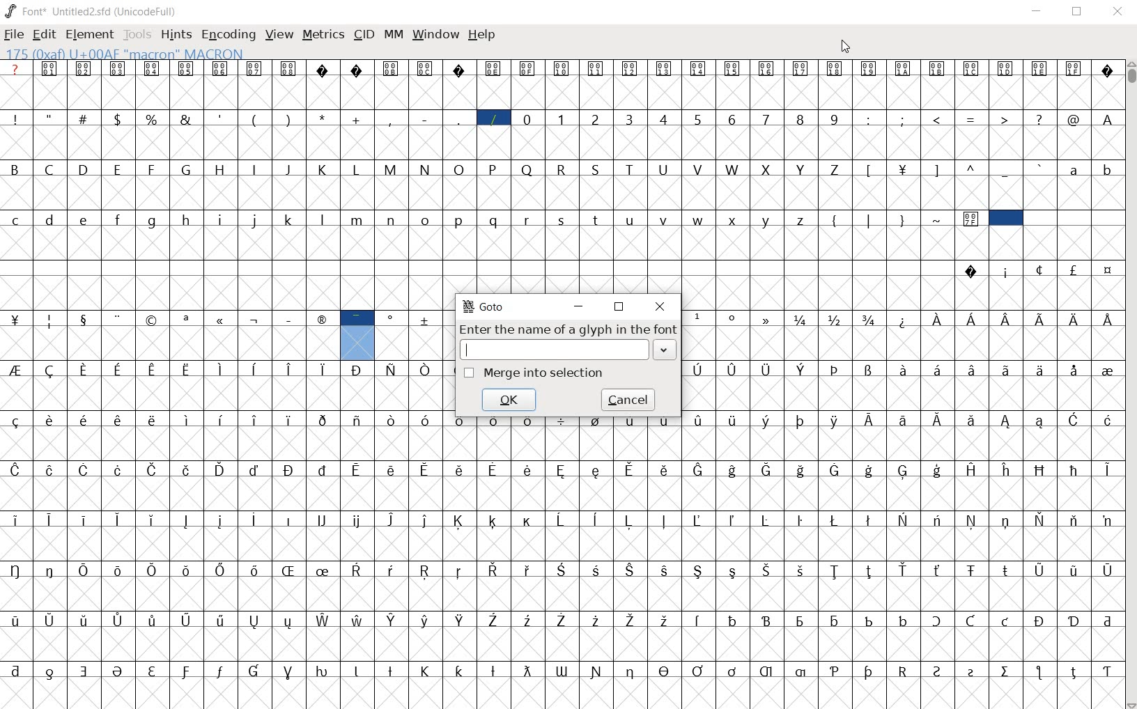 This screenshot has height=709, width=1137. What do you see at coordinates (987, 436) in the screenshot?
I see `Latin extended characters` at bounding box center [987, 436].